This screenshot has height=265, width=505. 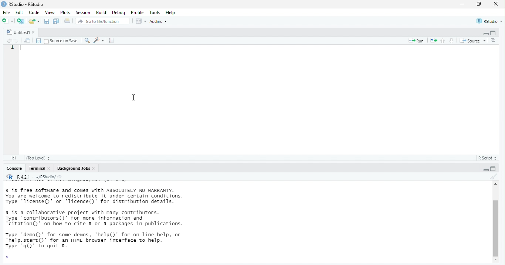 What do you see at coordinates (433, 41) in the screenshot?
I see `re-run the previous code region` at bounding box center [433, 41].